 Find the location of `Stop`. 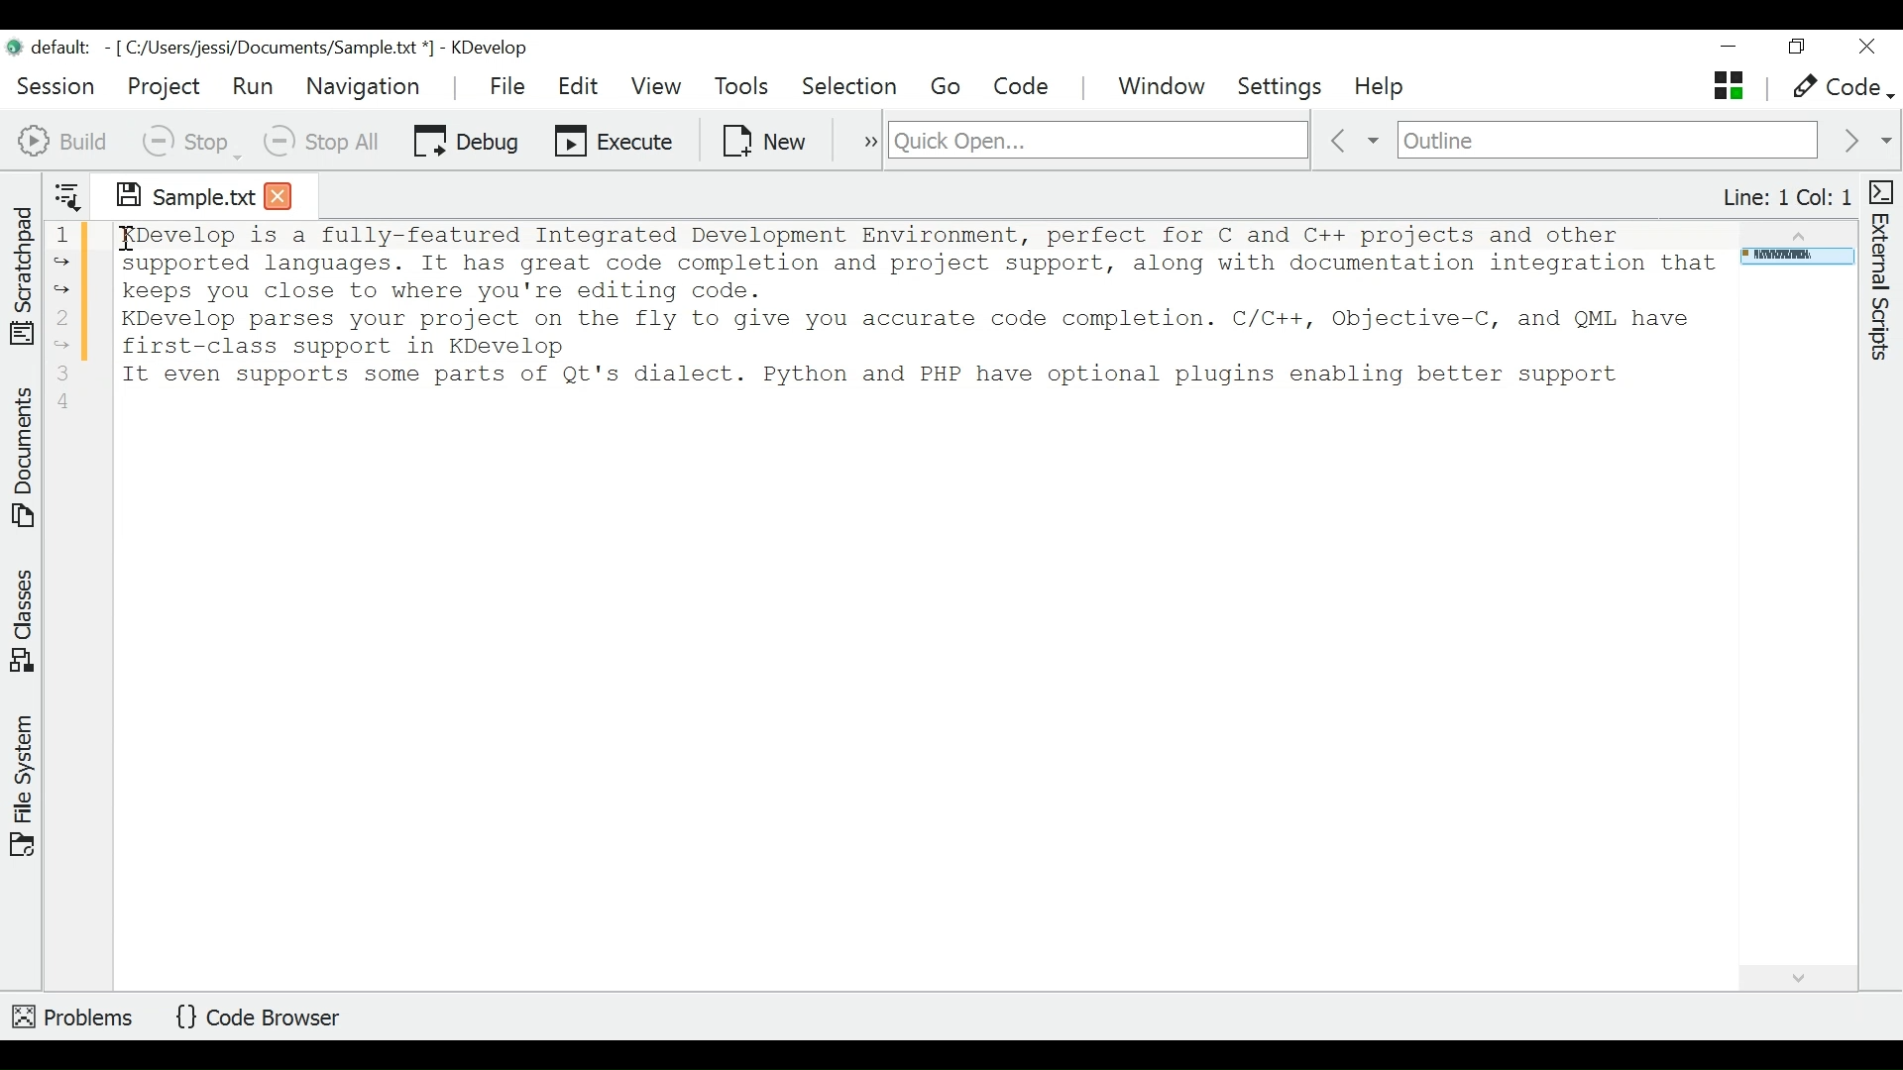

Stop is located at coordinates (189, 141).